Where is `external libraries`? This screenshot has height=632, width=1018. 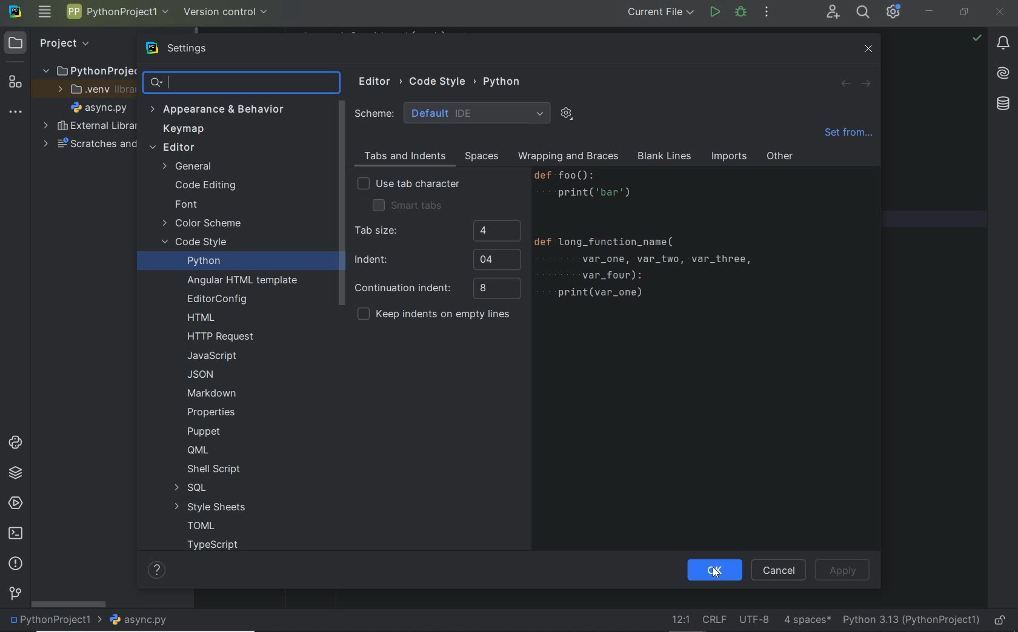 external libraries is located at coordinates (90, 127).